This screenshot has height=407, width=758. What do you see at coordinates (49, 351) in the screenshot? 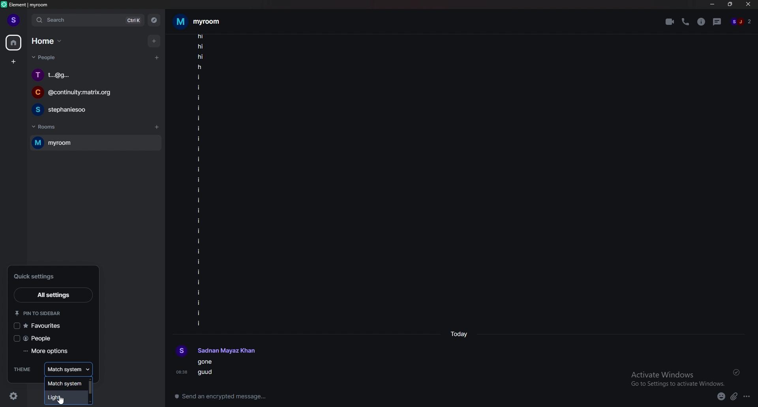
I see `more options` at bounding box center [49, 351].